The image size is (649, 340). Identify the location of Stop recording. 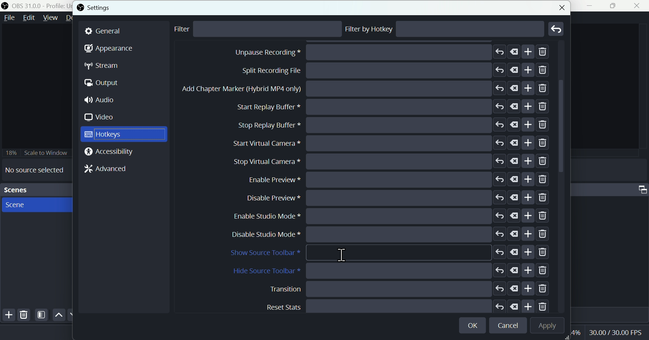
(366, 89).